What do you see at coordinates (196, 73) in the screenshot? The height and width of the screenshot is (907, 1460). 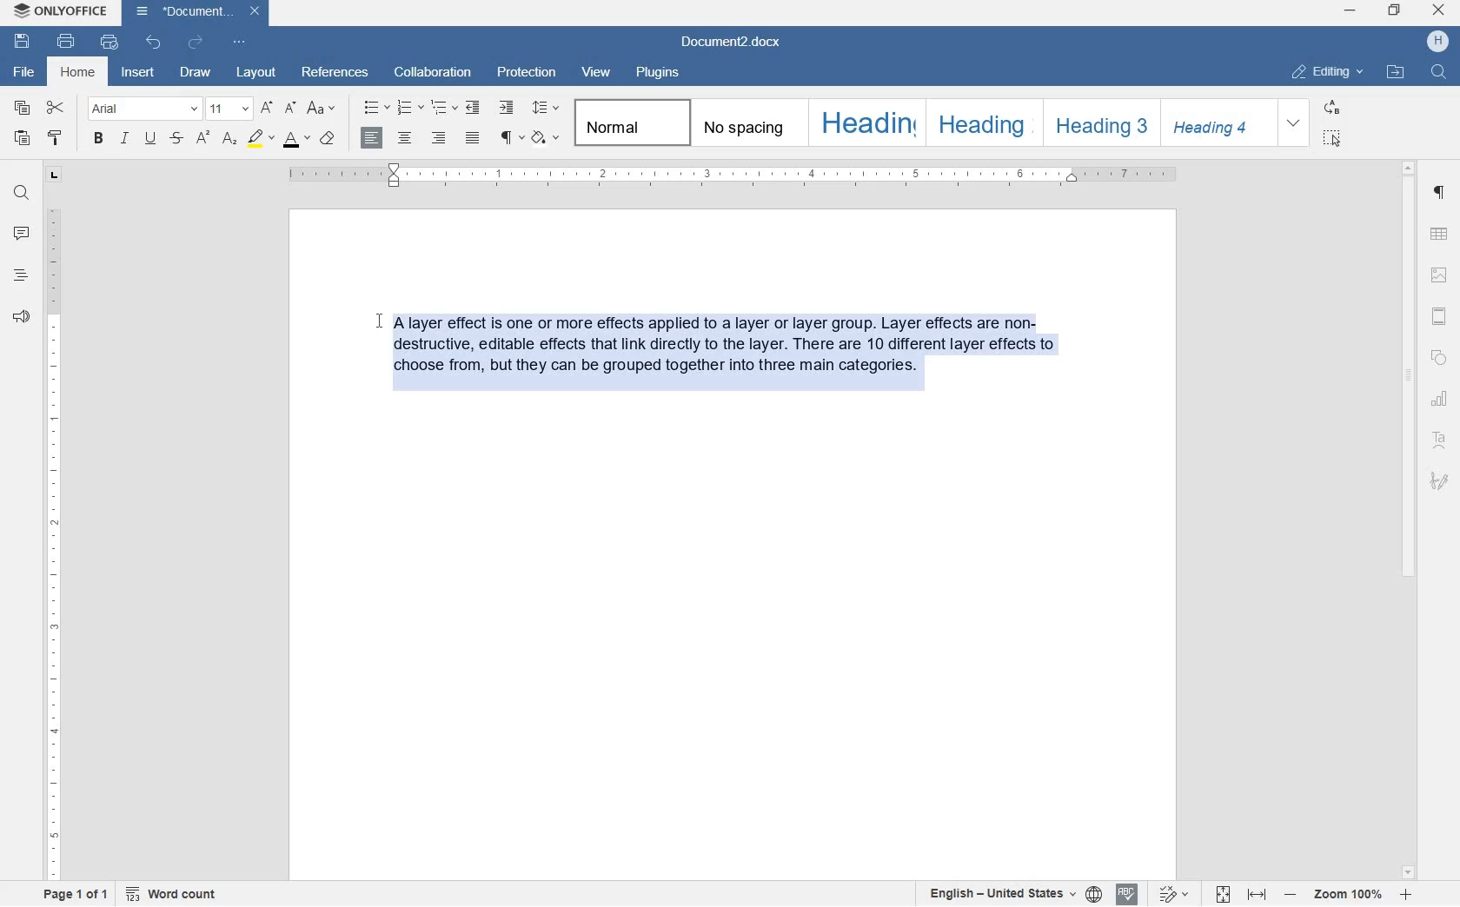 I see `draw` at bounding box center [196, 73].